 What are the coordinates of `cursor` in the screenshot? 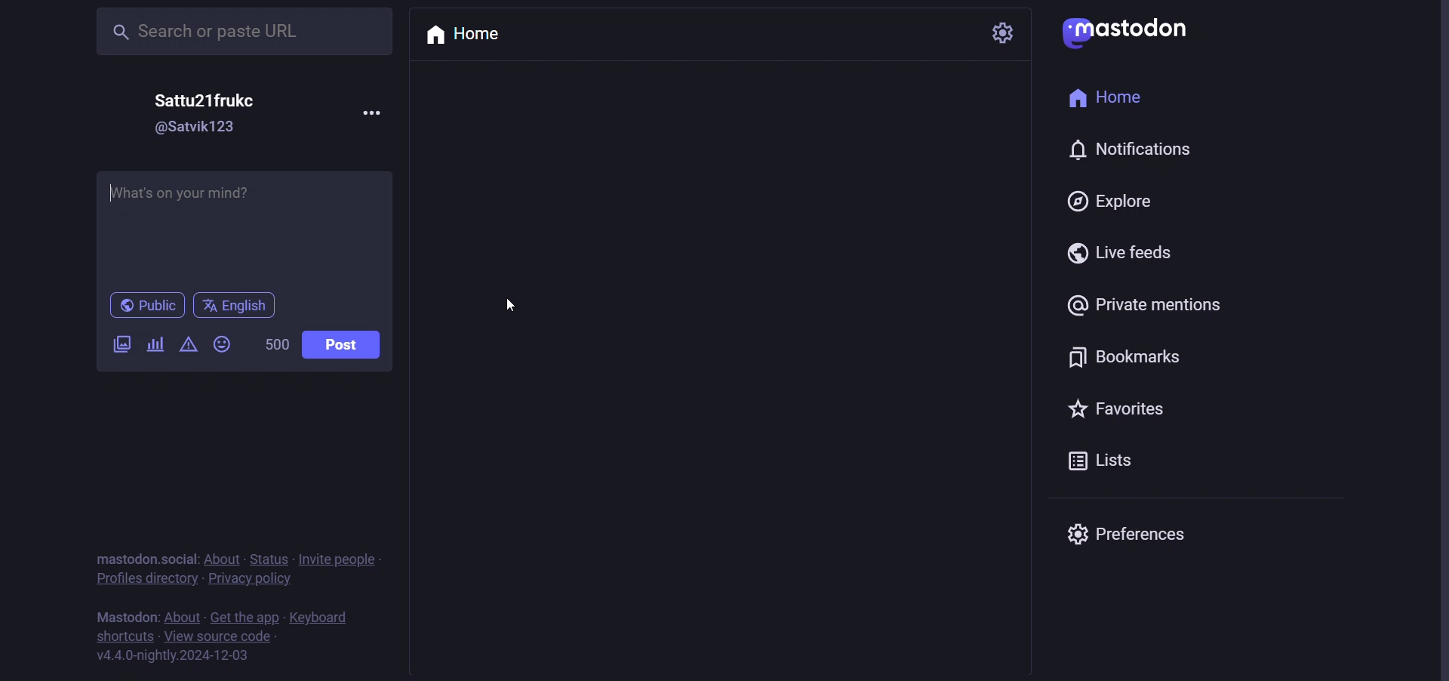 It's located at (510, 304).